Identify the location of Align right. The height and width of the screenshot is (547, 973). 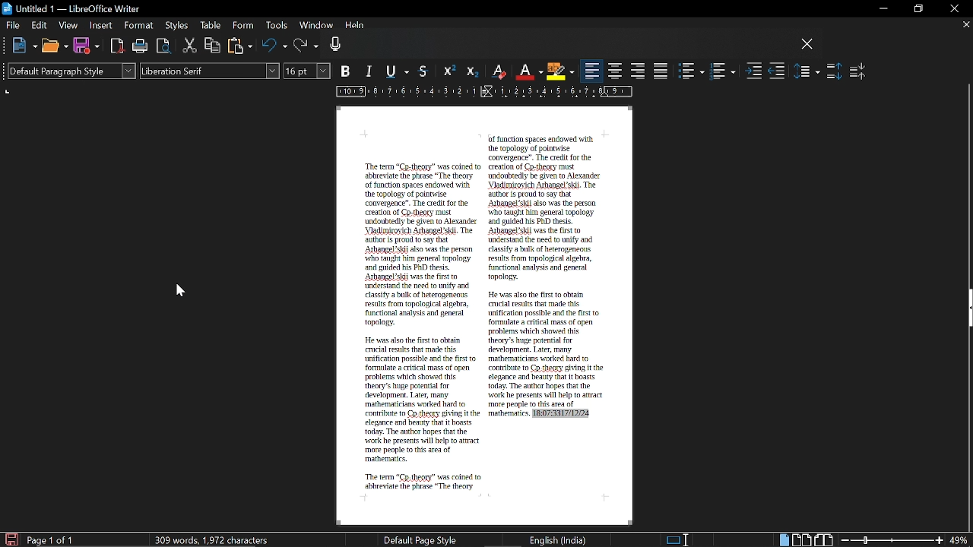
(639, 70).